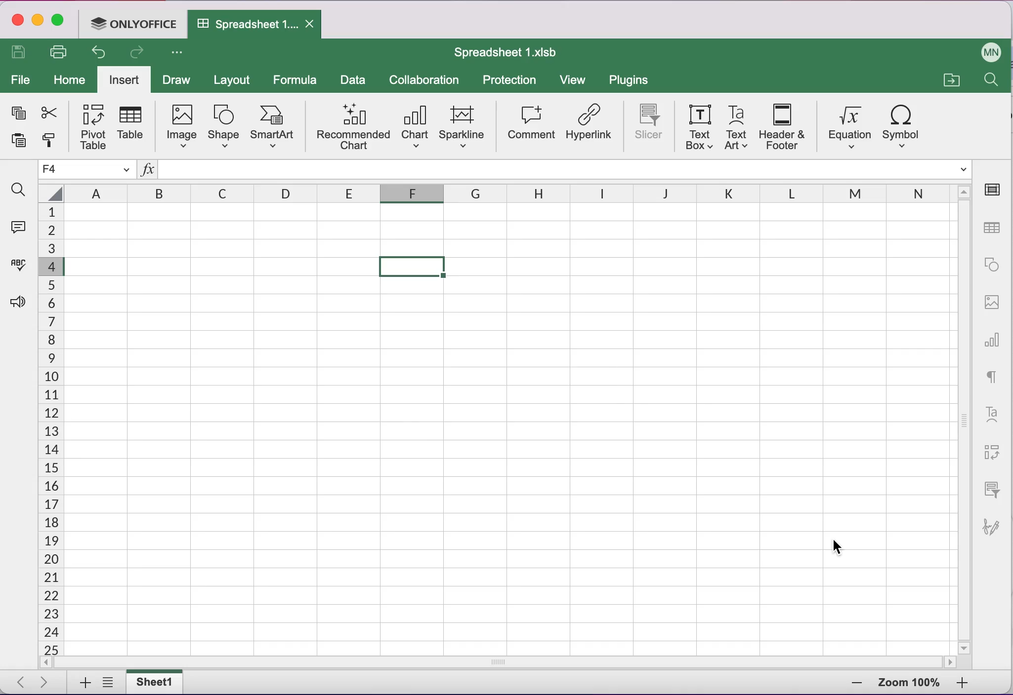 The height and width of the screenshot is (695, 1013). Describe the element at coordinates (148, 171) in the screenshot. I see `function` at that location.